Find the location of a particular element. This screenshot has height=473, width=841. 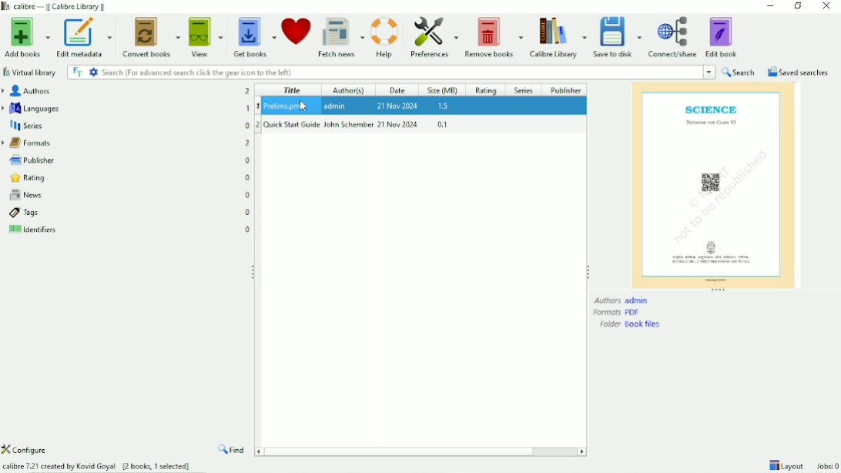

Virtual library is located at coordinates (30, 72).